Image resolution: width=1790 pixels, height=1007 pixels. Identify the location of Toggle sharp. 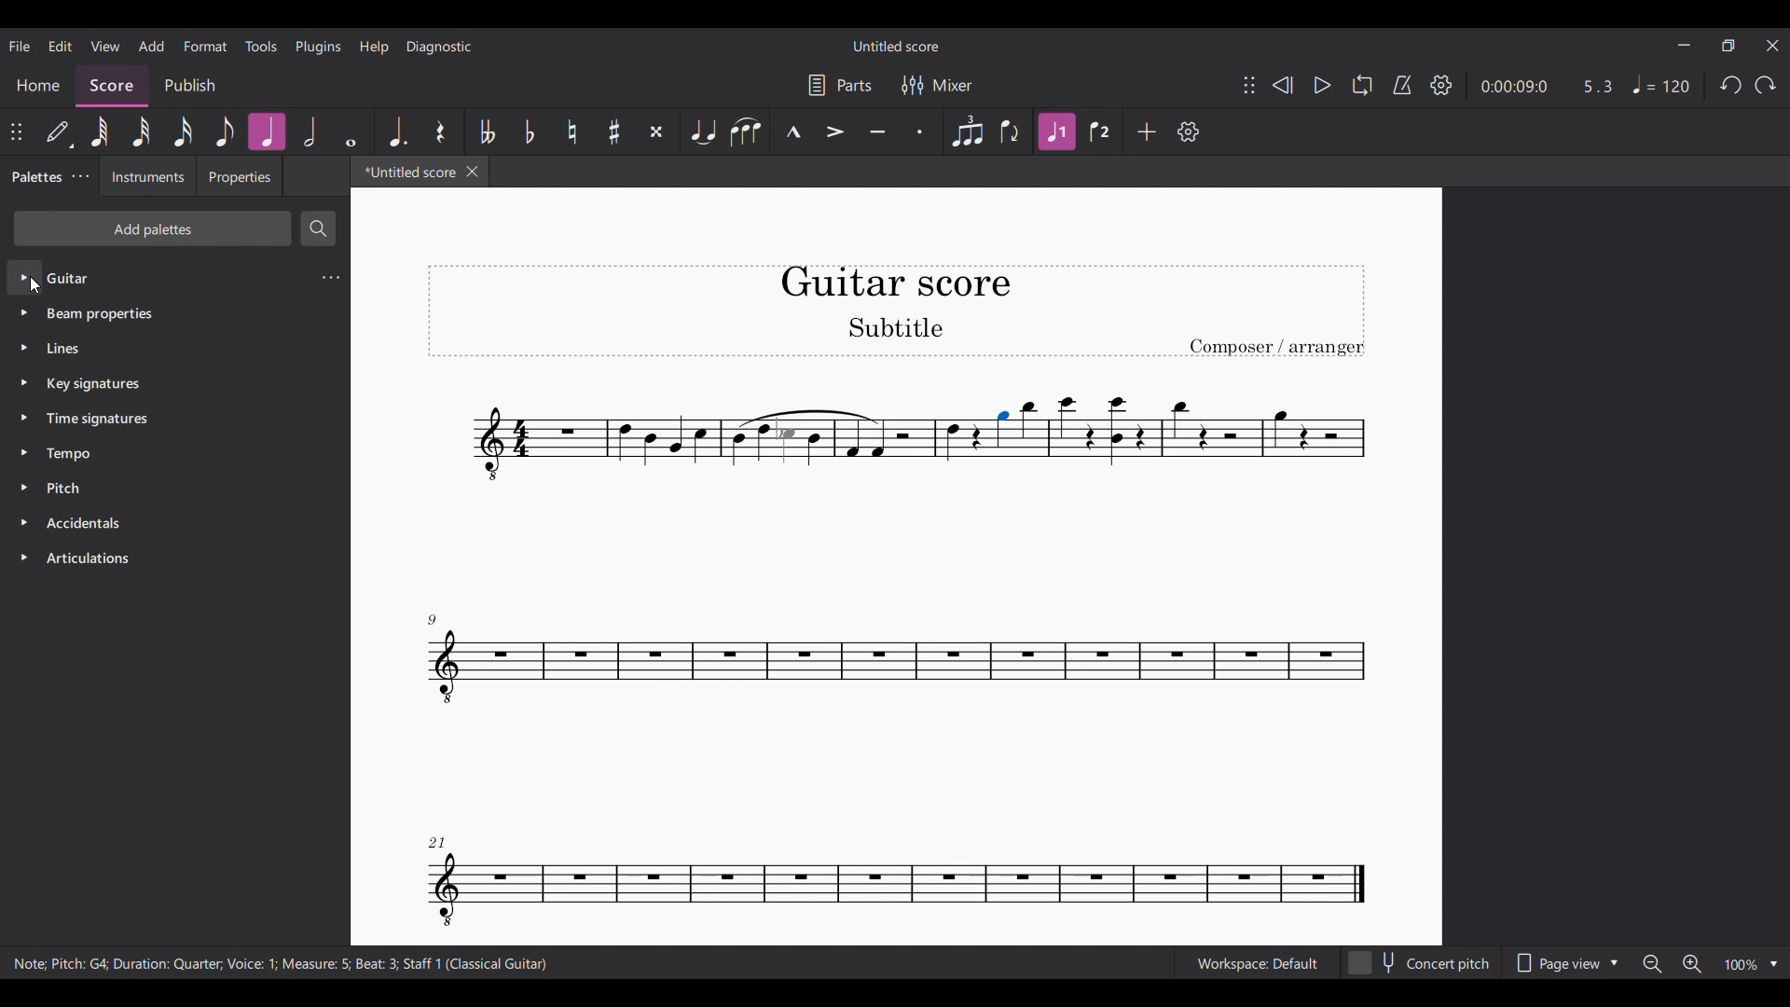
(614, 131).